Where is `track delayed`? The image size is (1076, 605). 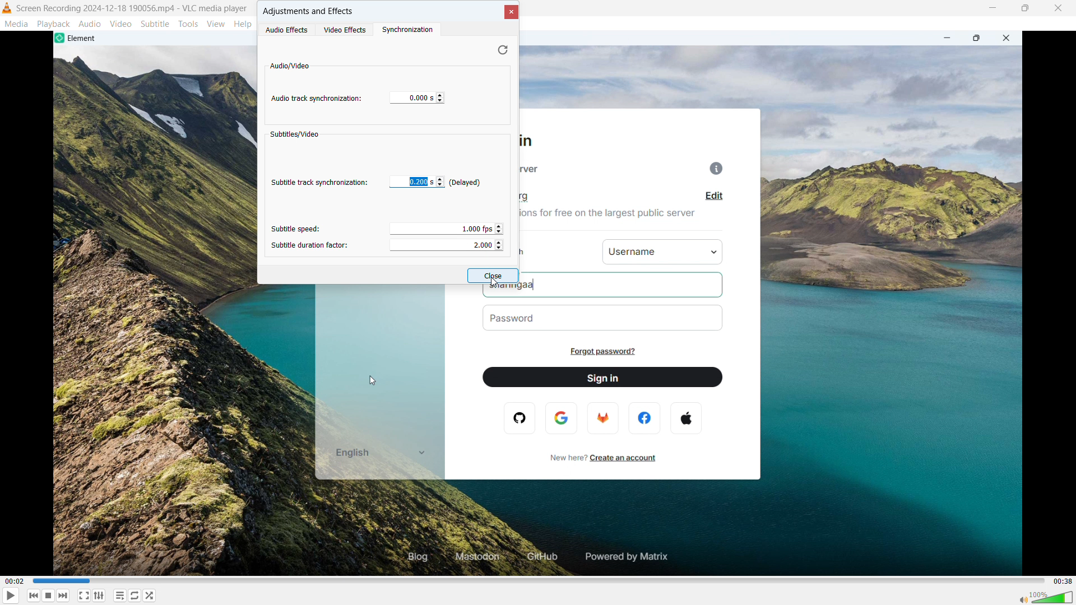
track delayed is located at coordinates (466, 183).